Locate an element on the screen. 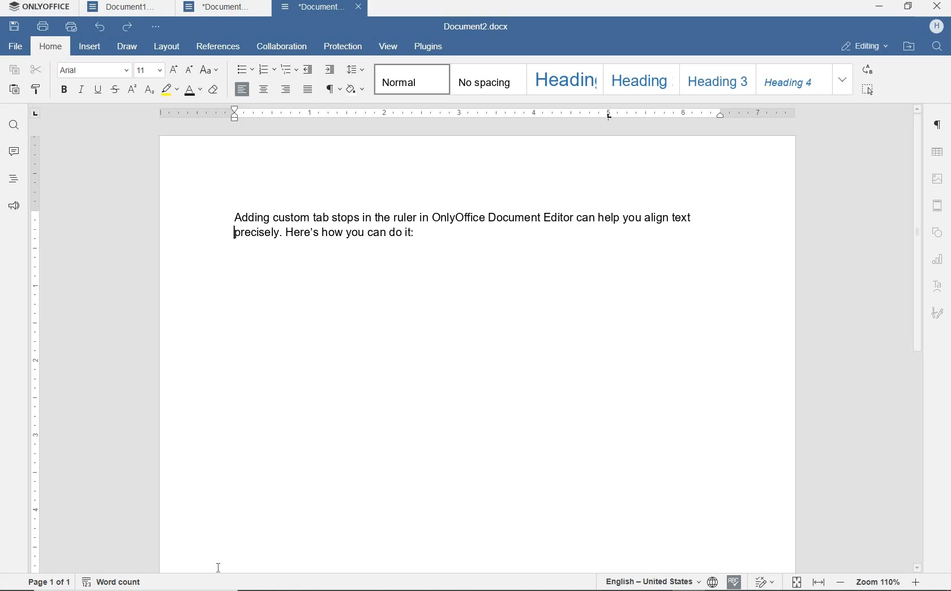 The width and height of the screenshot is (951, 591). collaboration is located at coordinates (281, 47).